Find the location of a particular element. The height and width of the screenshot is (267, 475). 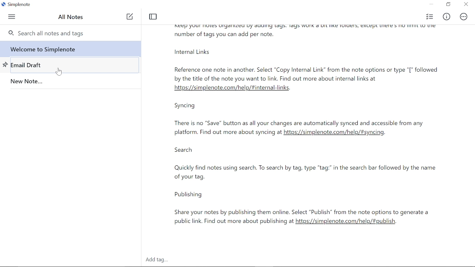

All notes is located at coordinates (81, 17).